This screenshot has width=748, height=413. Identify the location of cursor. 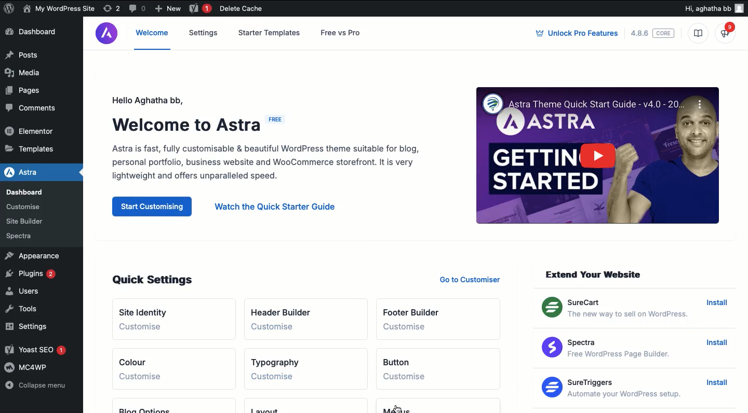
(396, 408).